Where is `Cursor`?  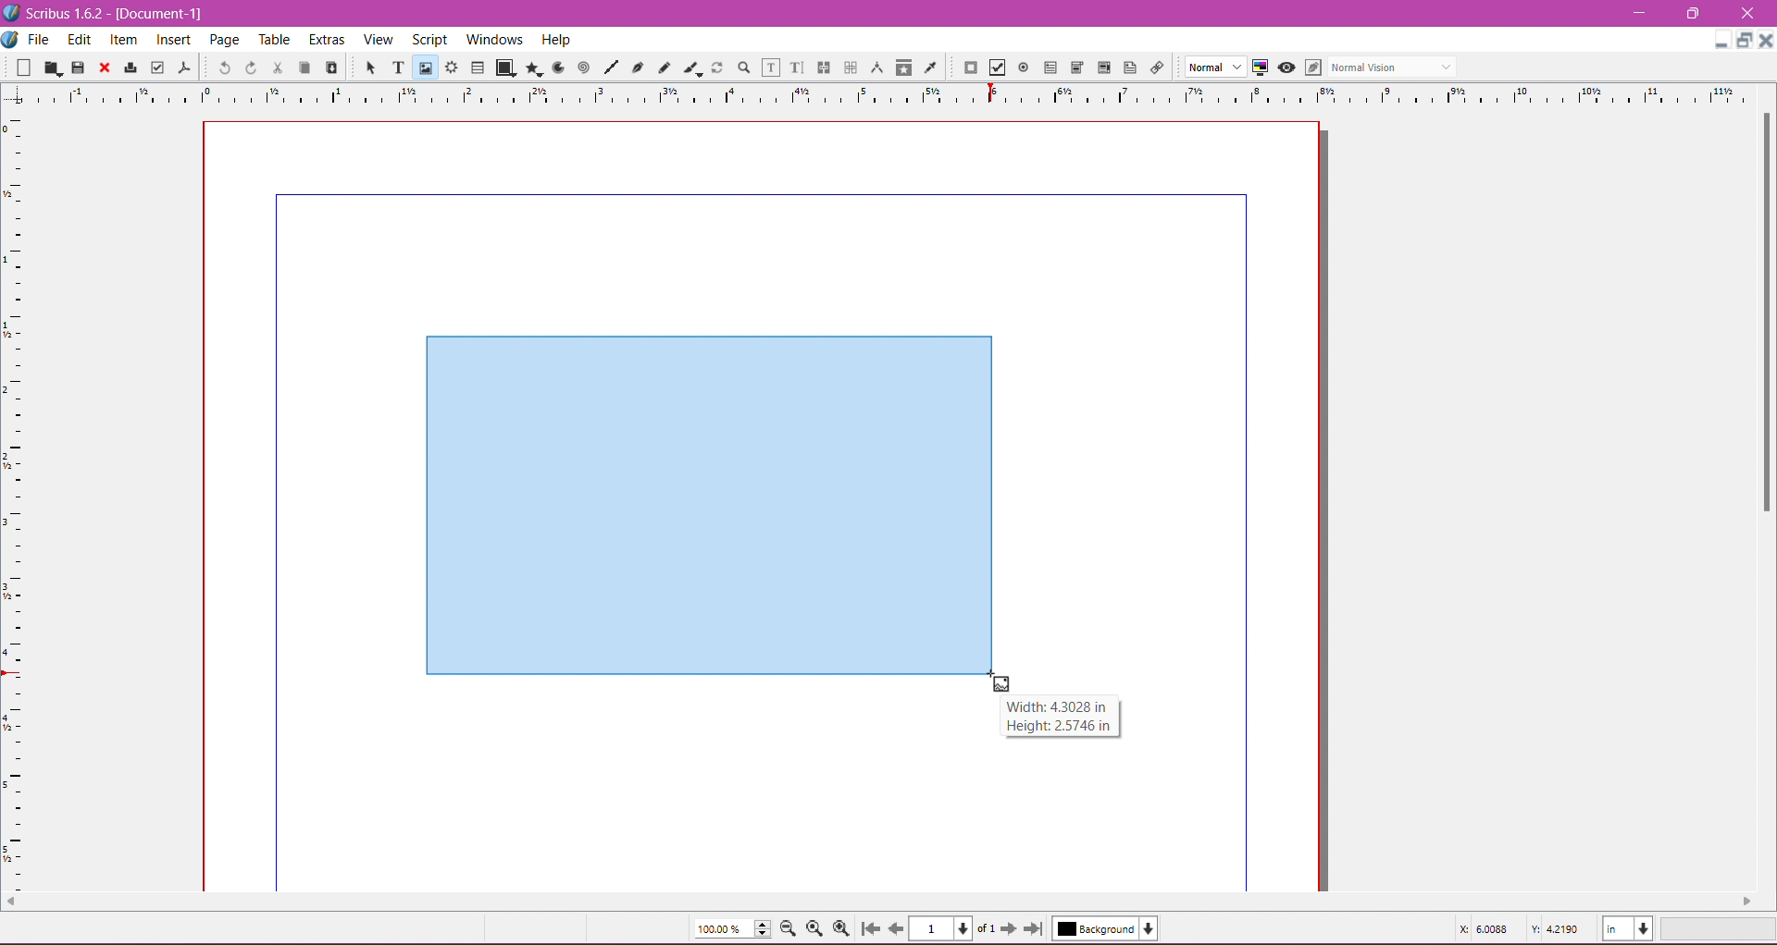 Cursor is located at coordinates (1000, 683).